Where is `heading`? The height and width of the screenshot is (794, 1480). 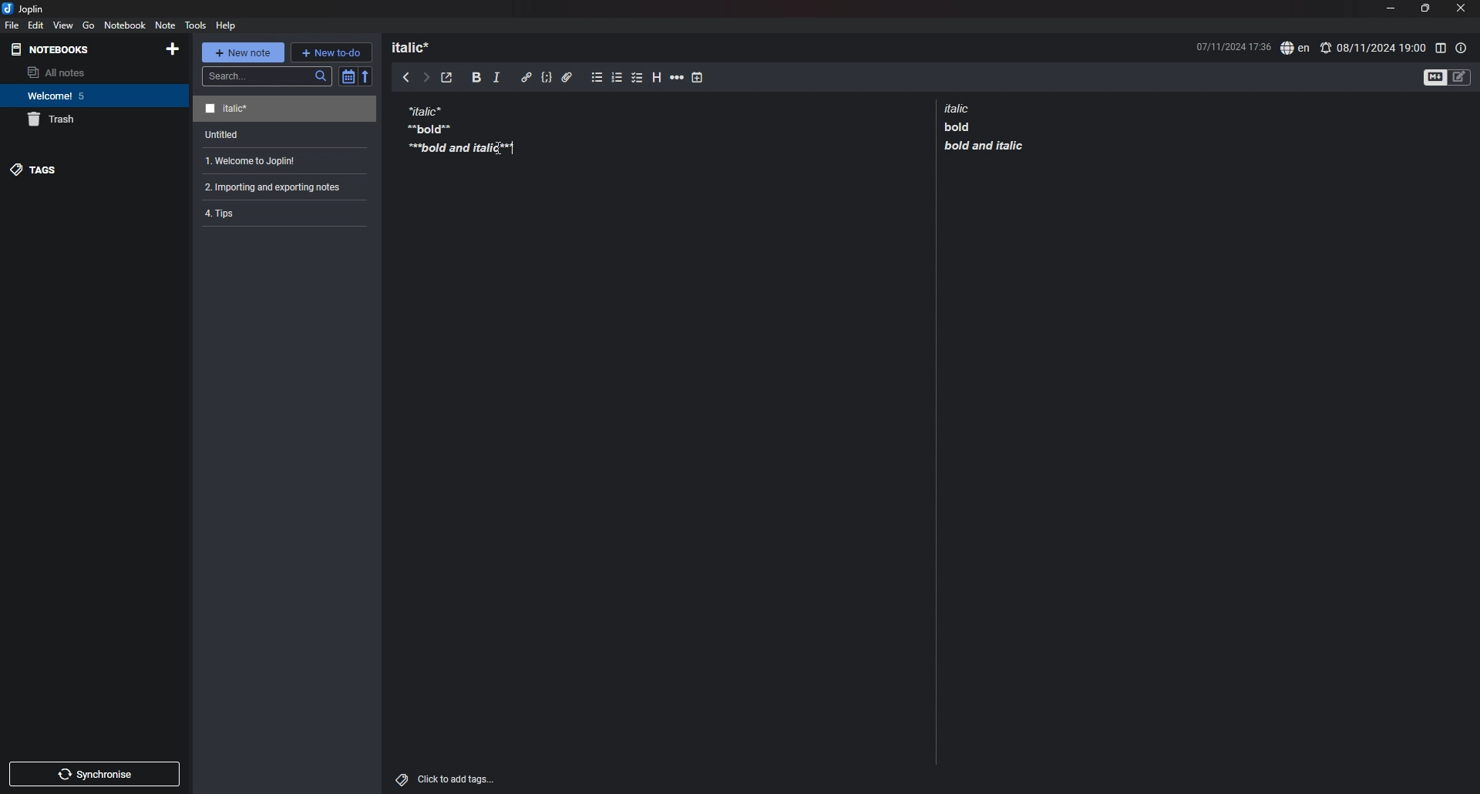
heading is located at coordinates (658, 78).